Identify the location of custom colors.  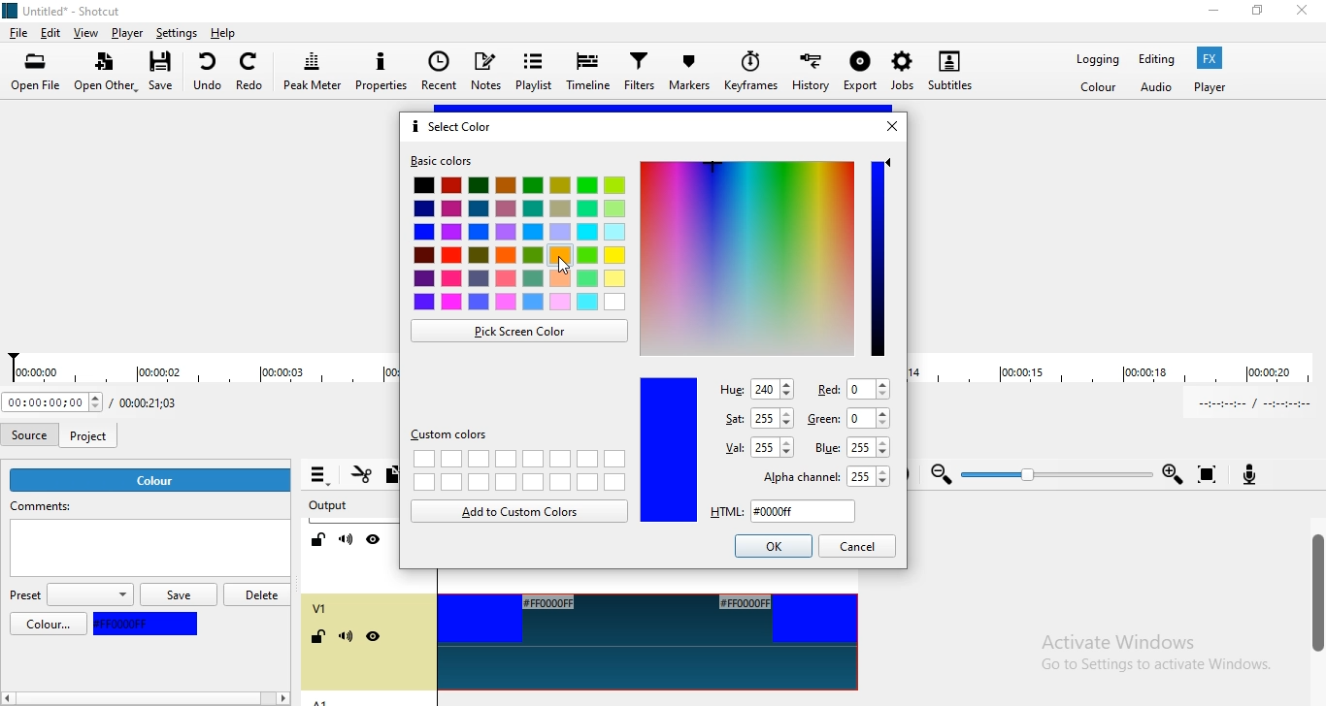
(457, 435).